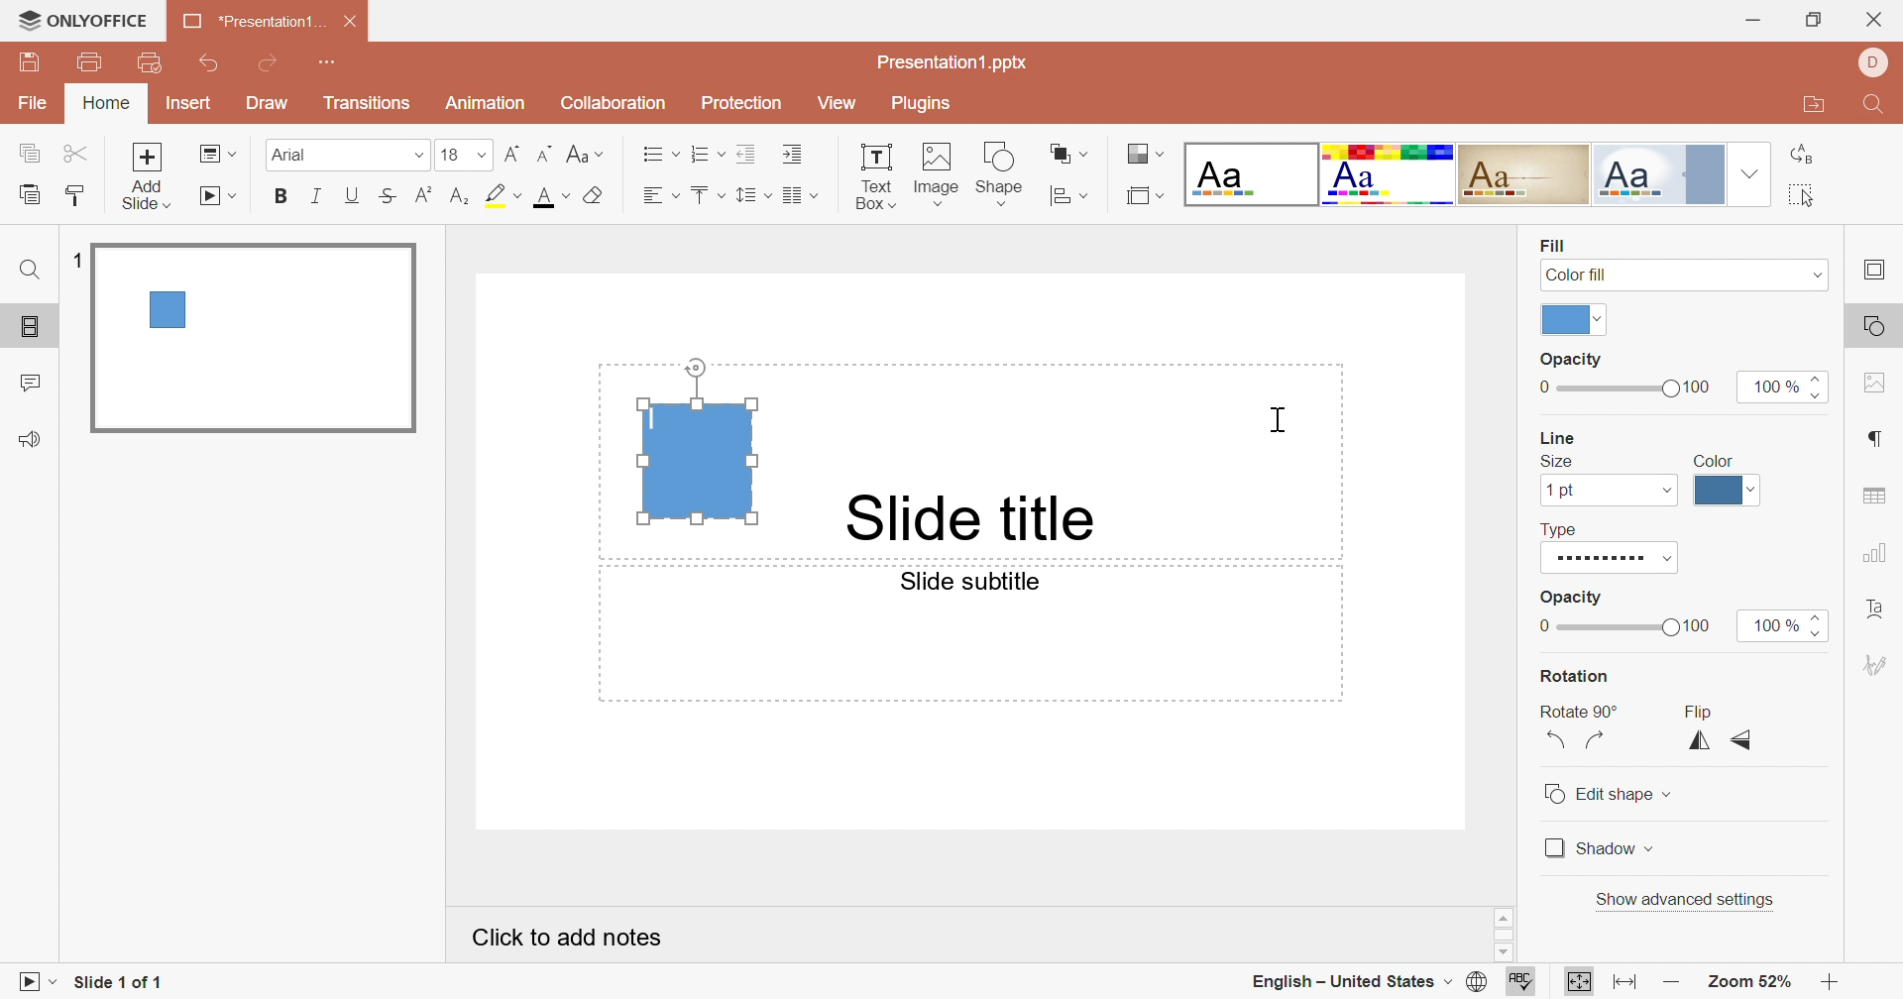 The height and width of the screenshot is (999, 1903). I want to click on Save, so click(31, 64).